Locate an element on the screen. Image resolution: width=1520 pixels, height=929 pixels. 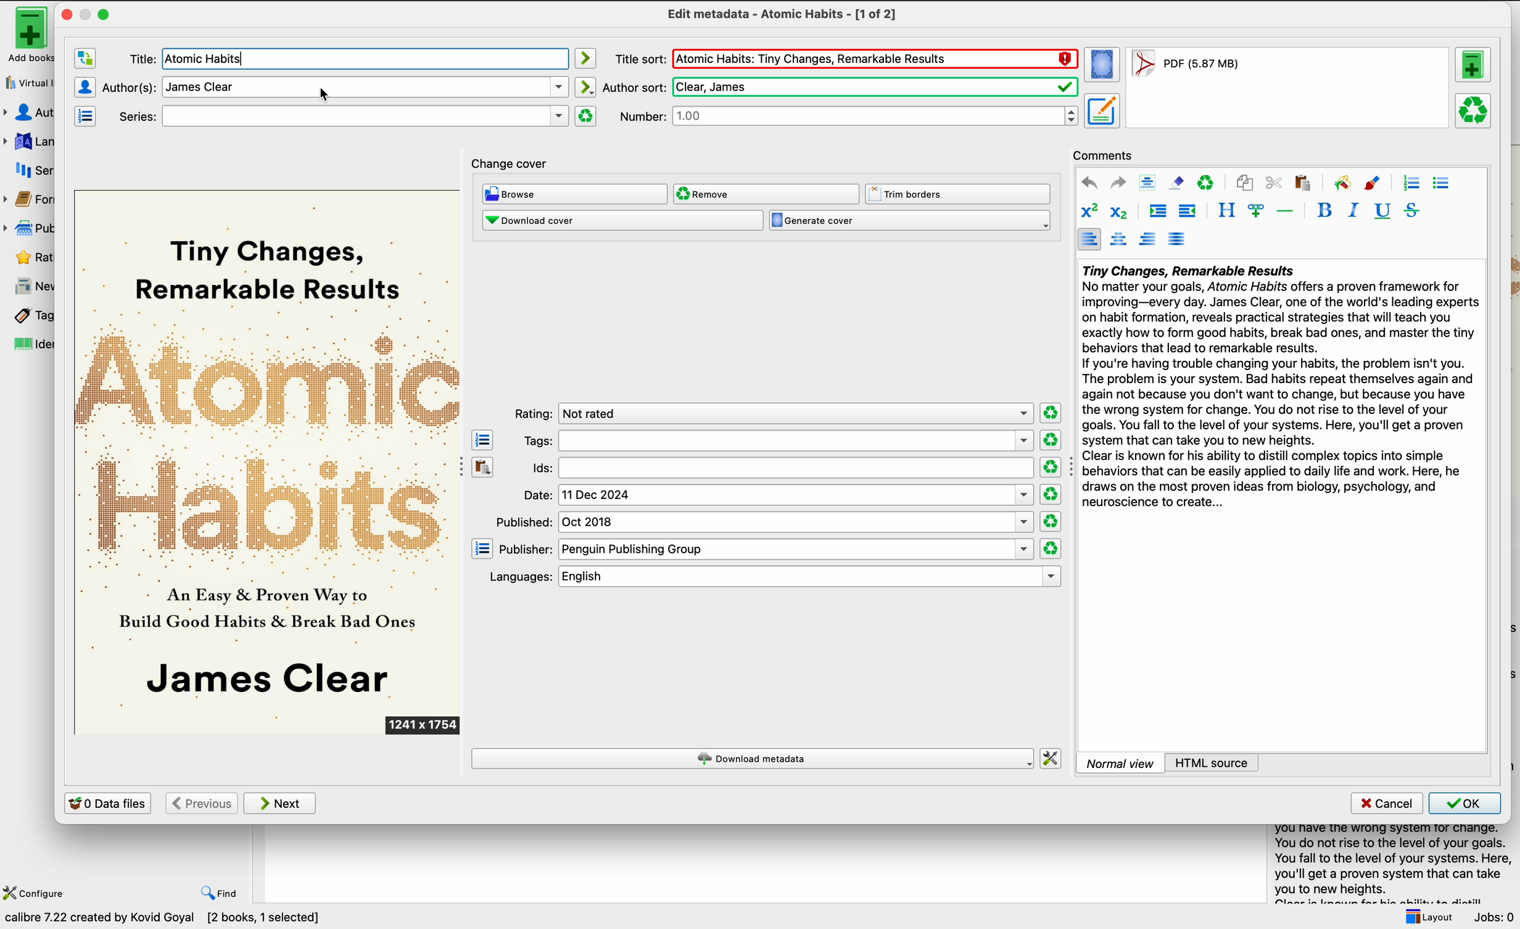
set metadata for the book from the selected format is located at coordinates (1102, 112).